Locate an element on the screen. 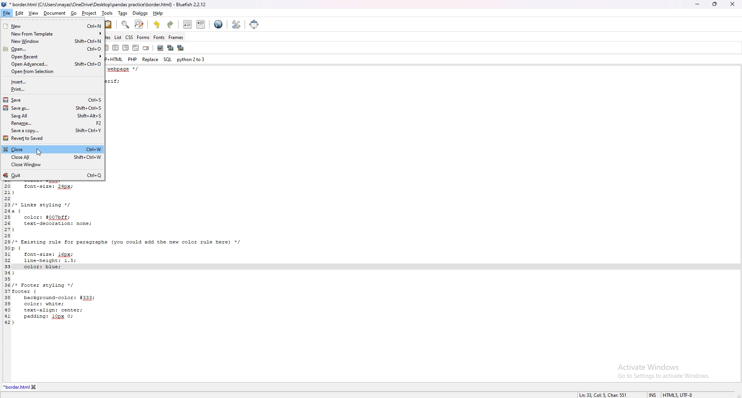 The image size is (742, 398). minimize is located at coordinates (698, 5).